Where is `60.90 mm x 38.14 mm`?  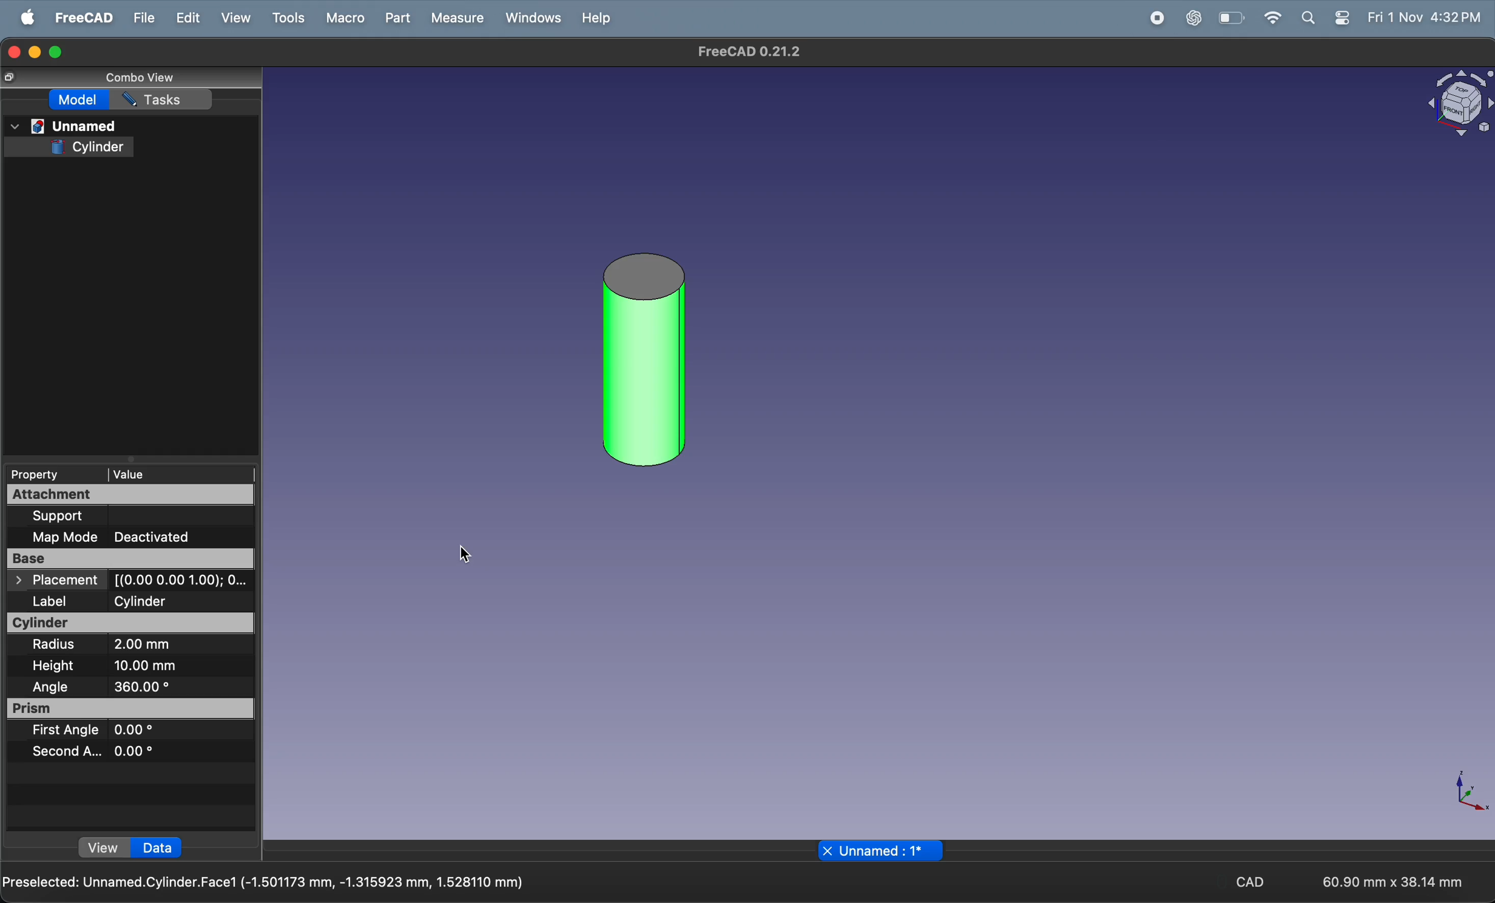
60.90 mm x 38.14 mm is located at coordinates (1392, 881).